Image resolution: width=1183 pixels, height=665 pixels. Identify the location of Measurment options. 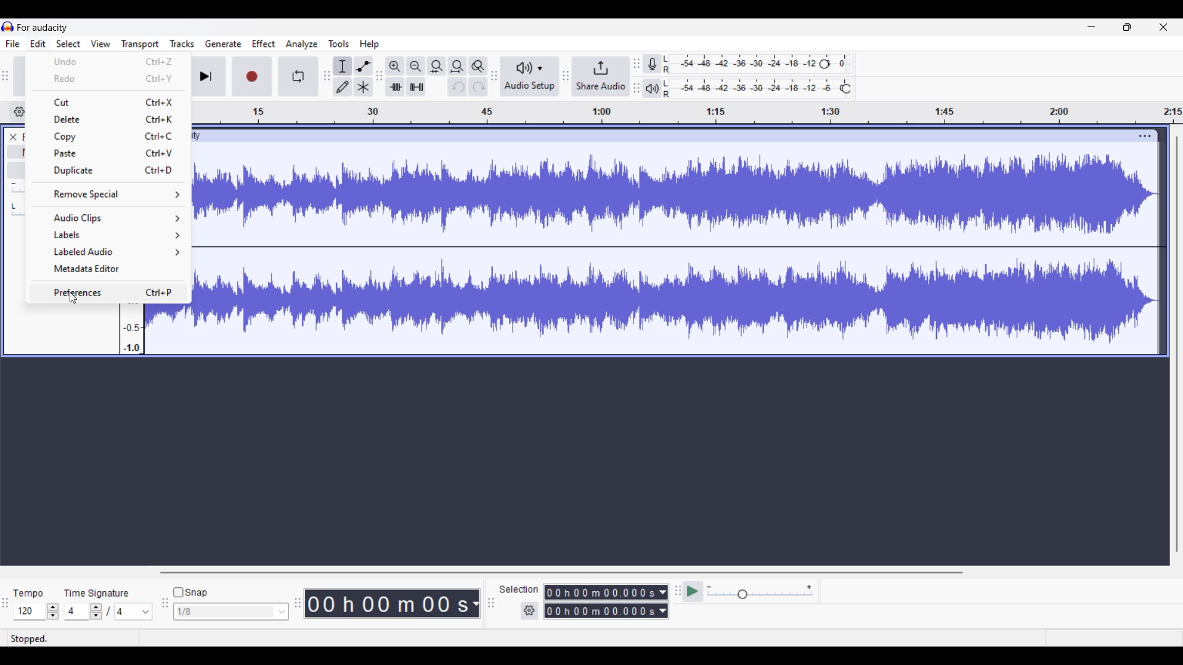
(606, 602).